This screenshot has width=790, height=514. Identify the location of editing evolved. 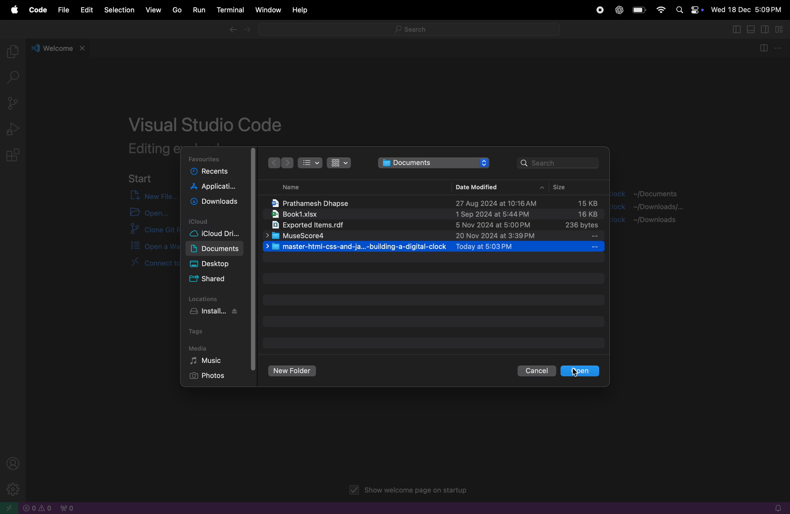
(153, 148).